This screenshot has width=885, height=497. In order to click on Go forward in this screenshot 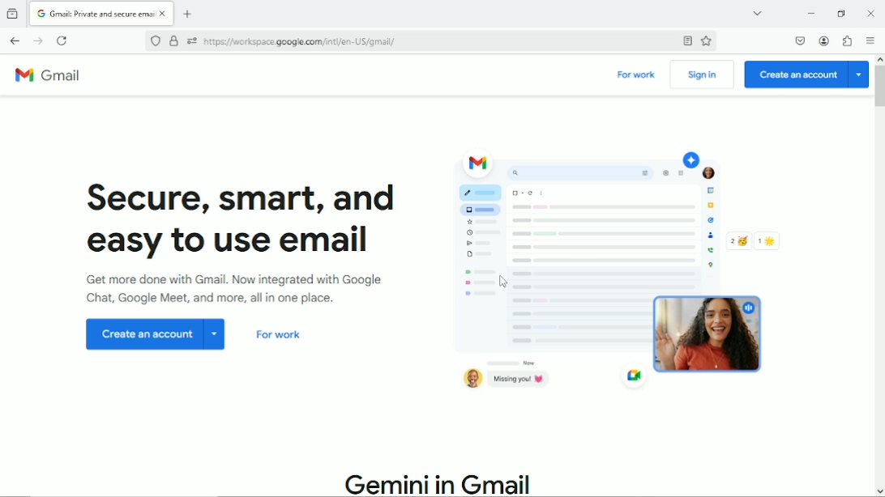, I will do `click(38, 41)`.